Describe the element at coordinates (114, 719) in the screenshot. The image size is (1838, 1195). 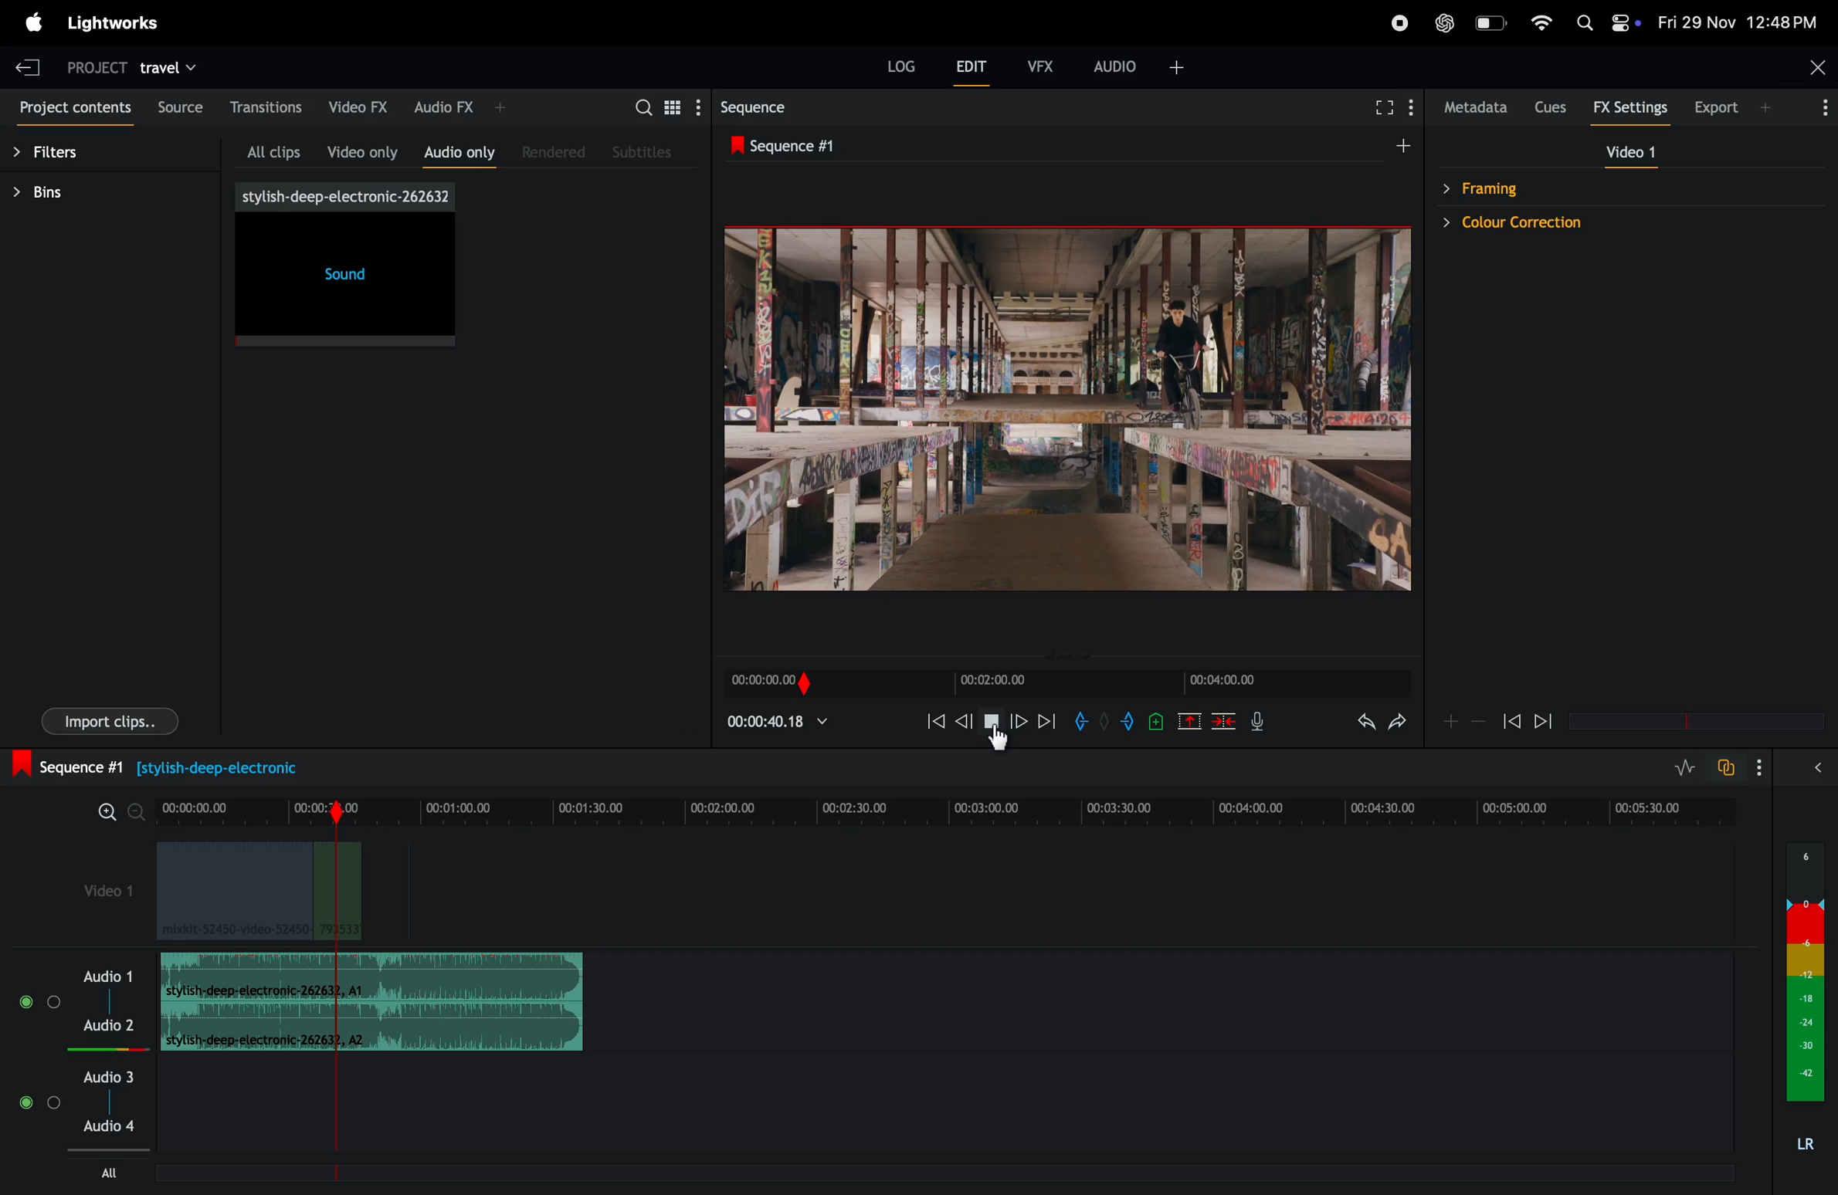
I see `import clips` at that location.